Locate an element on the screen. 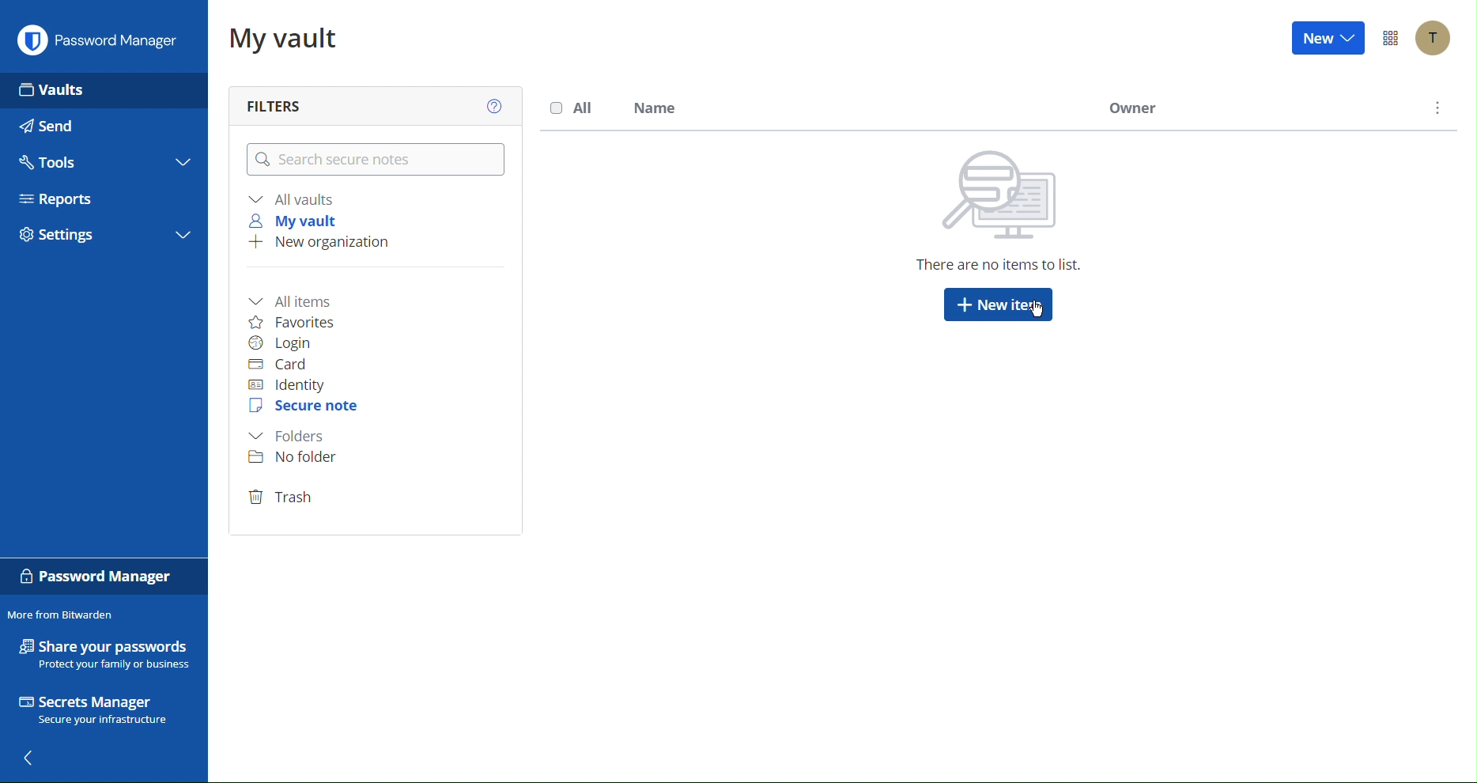 This screenshot has height=783, width=1477. All is located at coordinates (565, 112).